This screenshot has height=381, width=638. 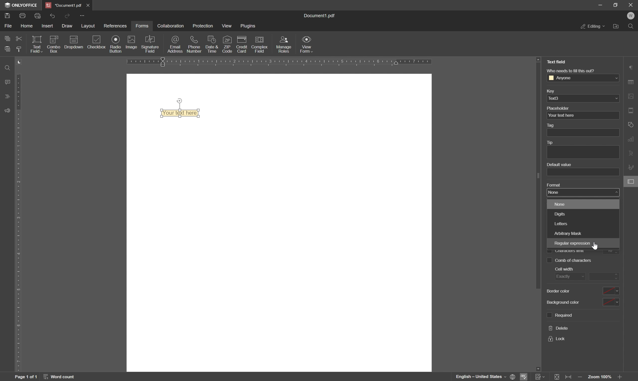 I want to click on image settings, so click(x=632, y=96).